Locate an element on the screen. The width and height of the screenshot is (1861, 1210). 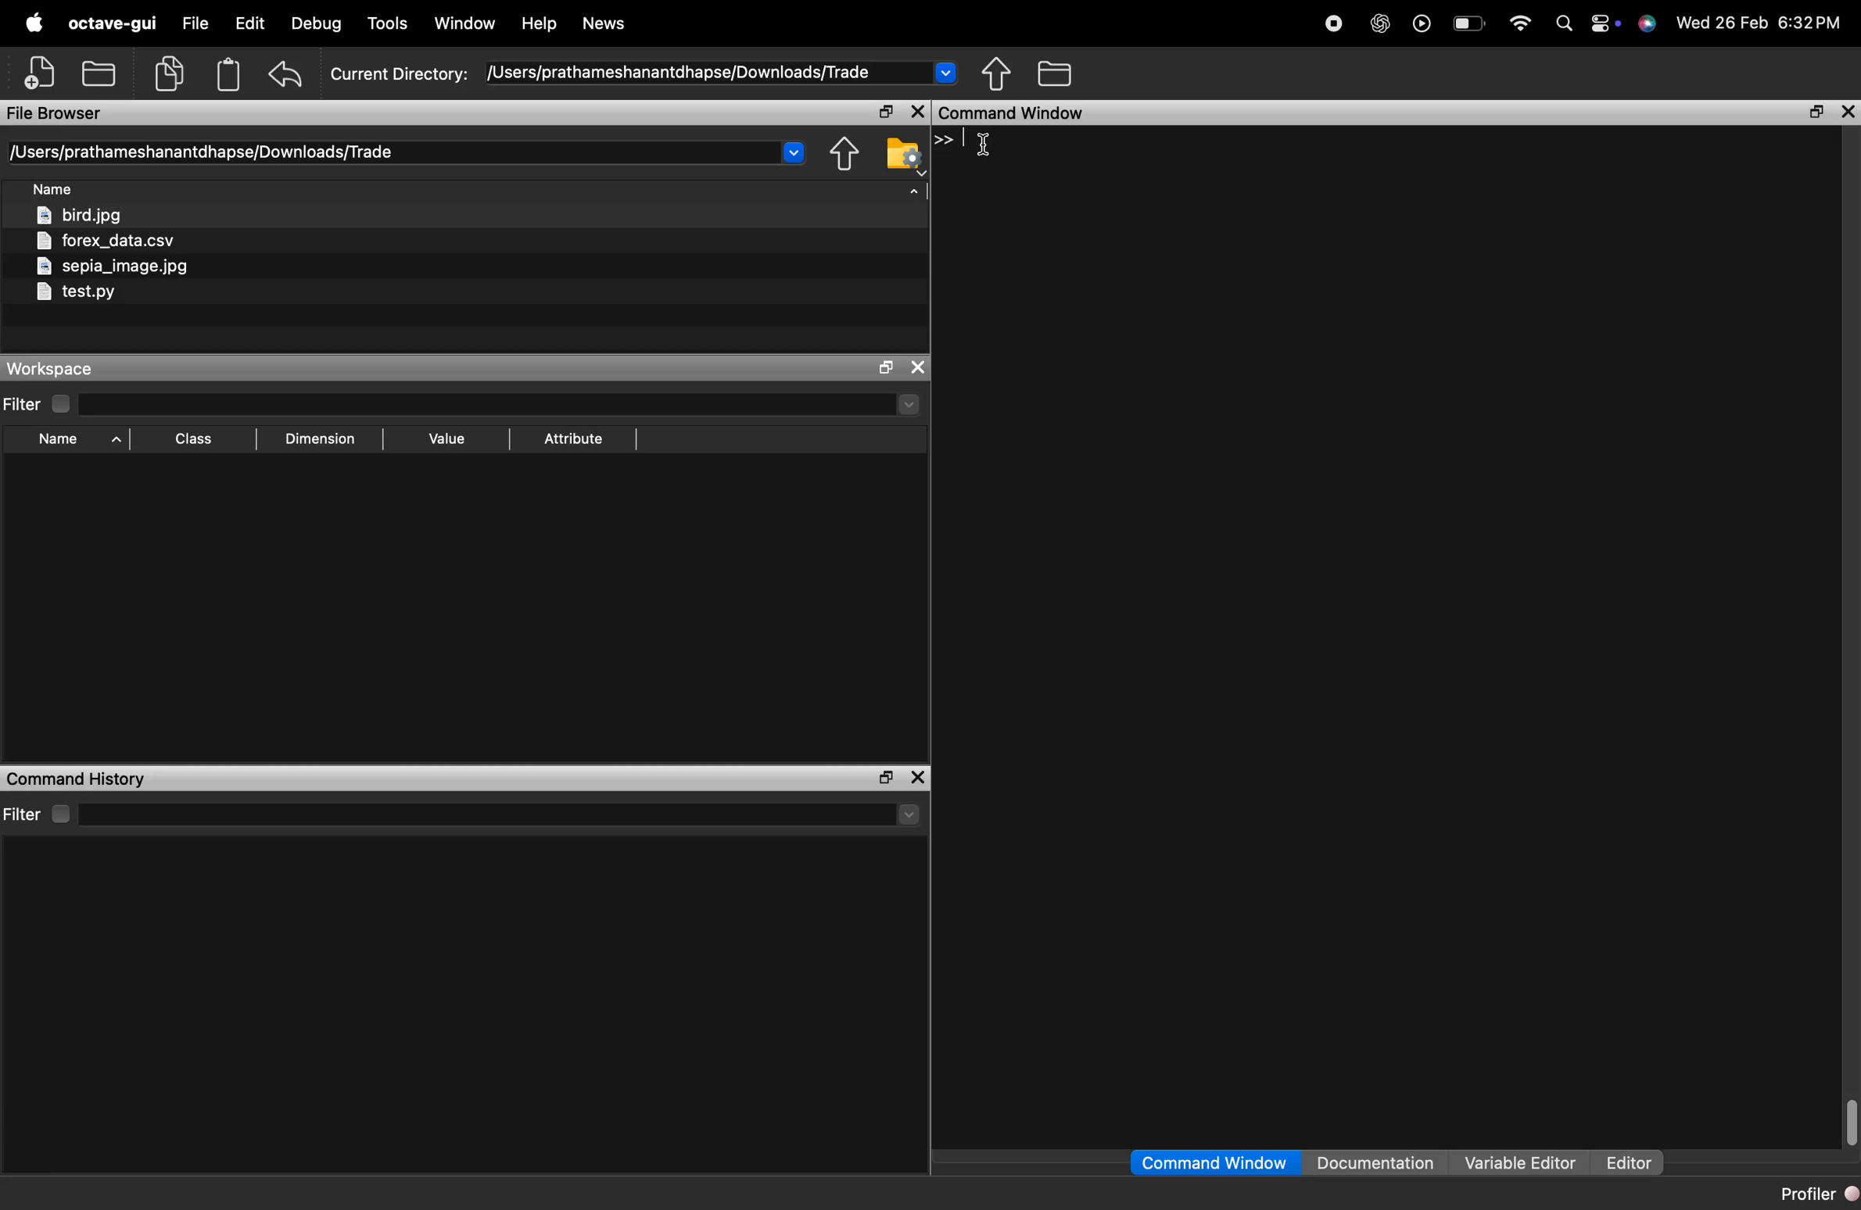
new script is located at coordinates (41, 71).